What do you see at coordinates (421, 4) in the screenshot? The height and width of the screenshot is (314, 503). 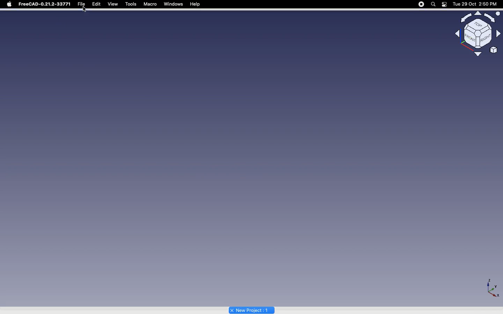 I see `Recording` at bounding box center [421, 4].